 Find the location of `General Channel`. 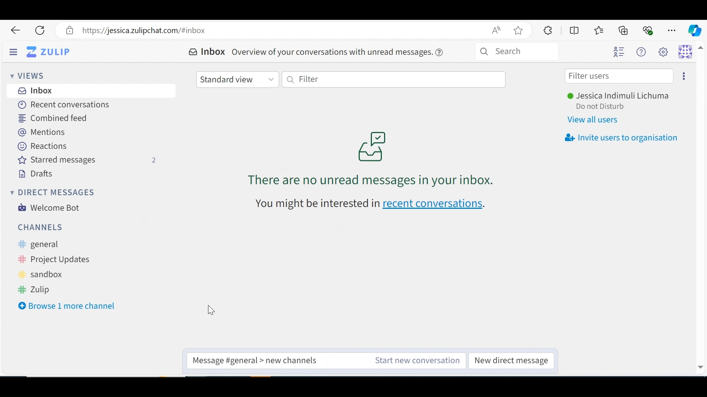

General Channel is located at coordinates (85, 245).